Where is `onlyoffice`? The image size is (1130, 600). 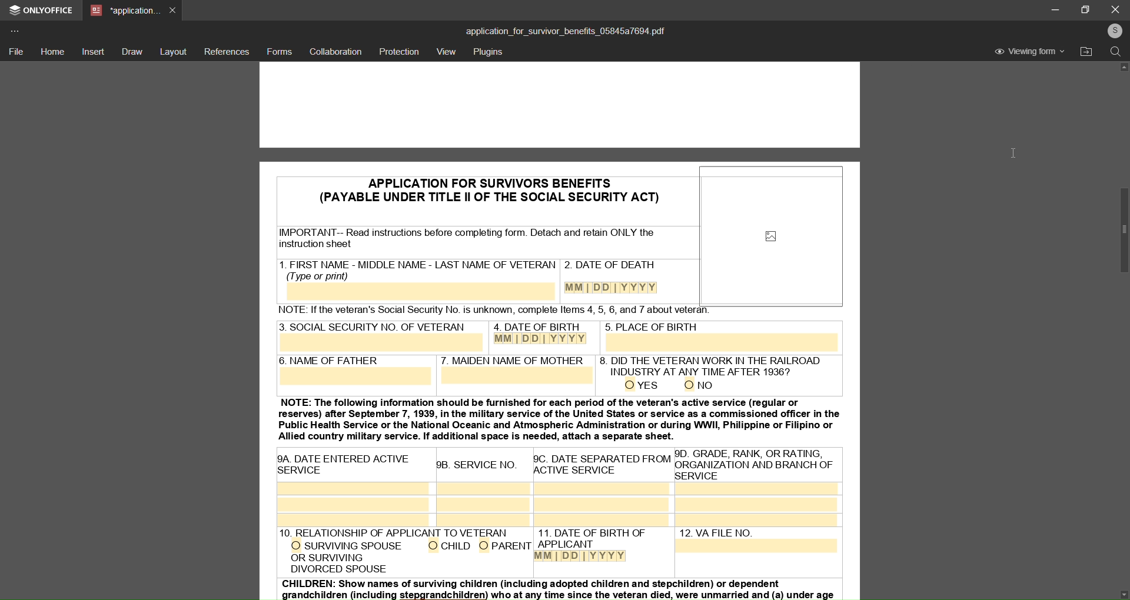
onlyoffice is located at coordinates (42, 12).